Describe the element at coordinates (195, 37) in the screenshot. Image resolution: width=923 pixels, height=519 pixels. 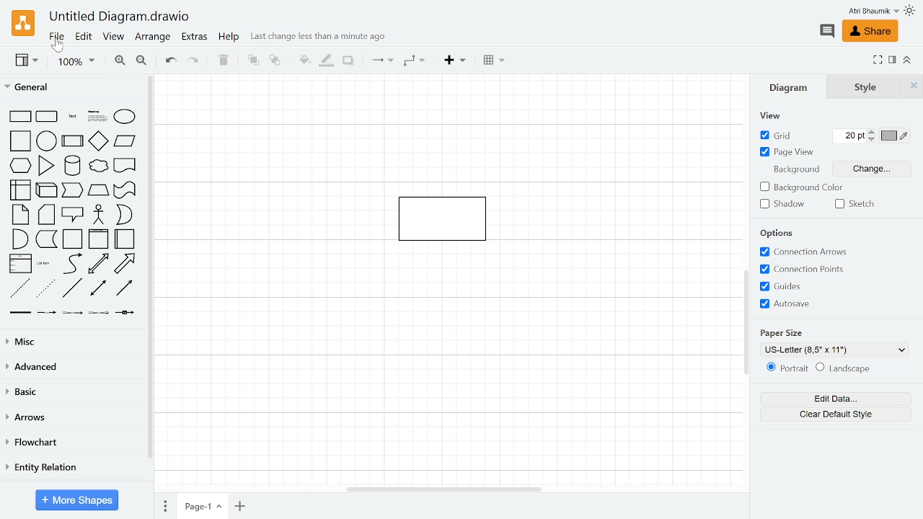
I see `Extras` at that location.